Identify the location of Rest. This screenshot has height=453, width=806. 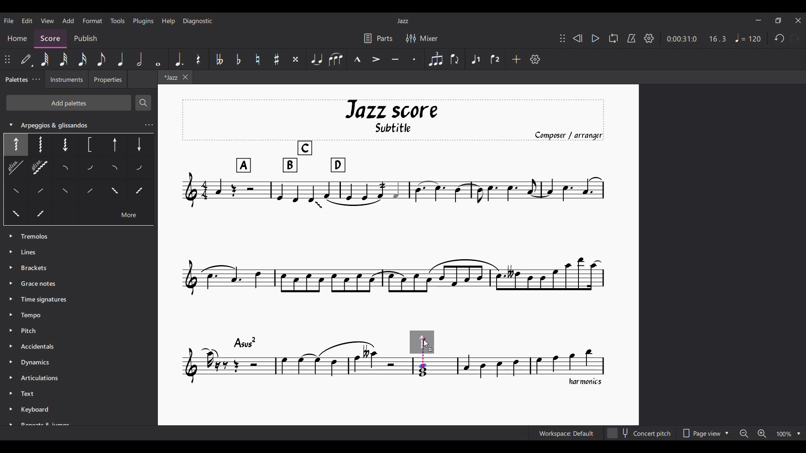
(198, 60).